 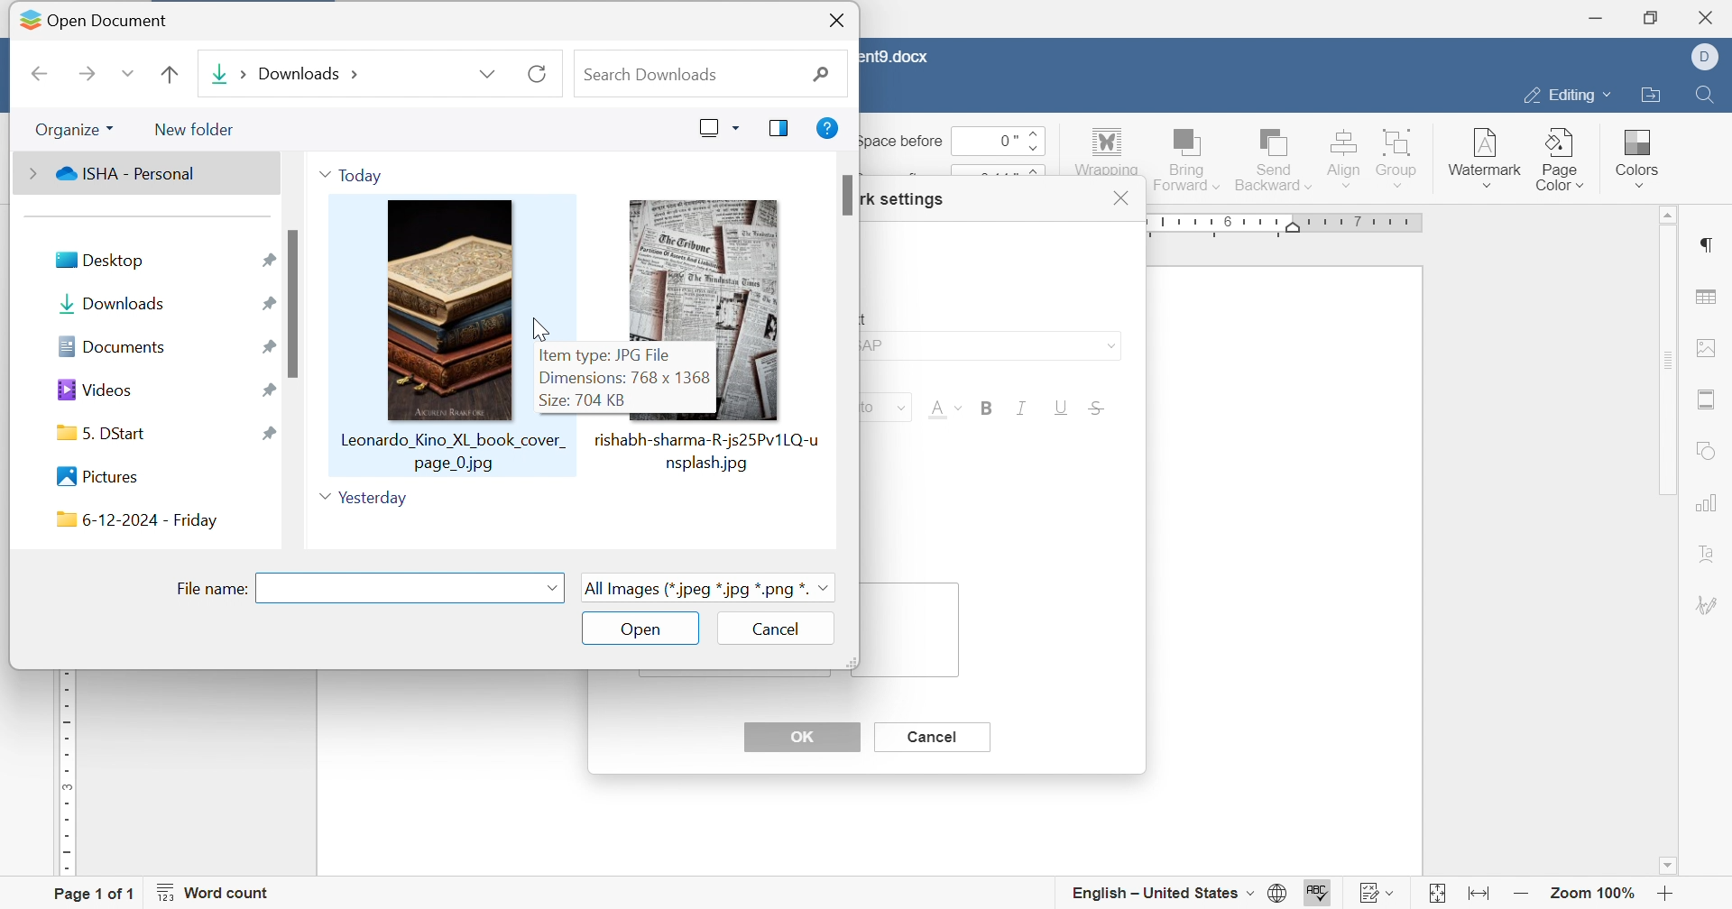 I want to click on table settings, so click(x=1706, y=298).